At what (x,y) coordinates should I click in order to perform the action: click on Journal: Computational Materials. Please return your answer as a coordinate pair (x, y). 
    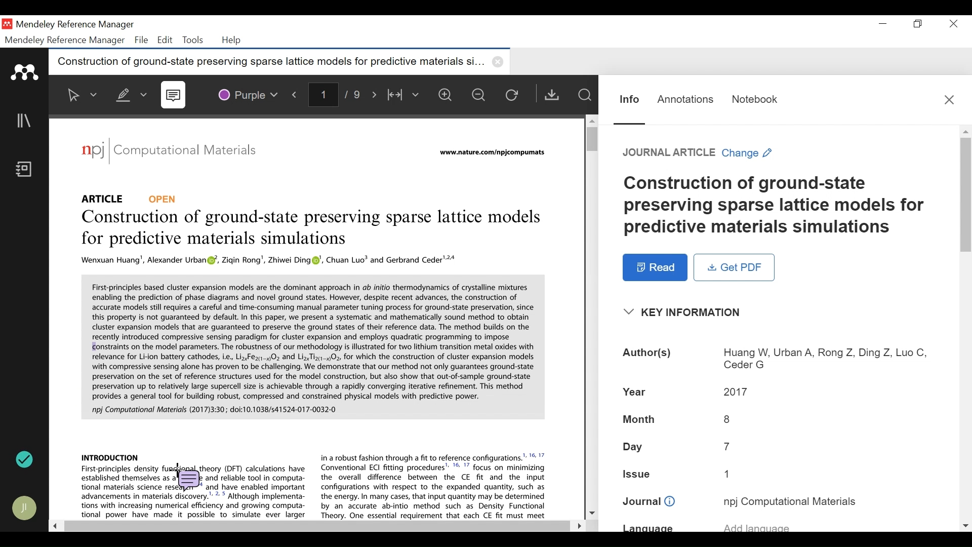
    Looking at the image, I should click on (170, 152).